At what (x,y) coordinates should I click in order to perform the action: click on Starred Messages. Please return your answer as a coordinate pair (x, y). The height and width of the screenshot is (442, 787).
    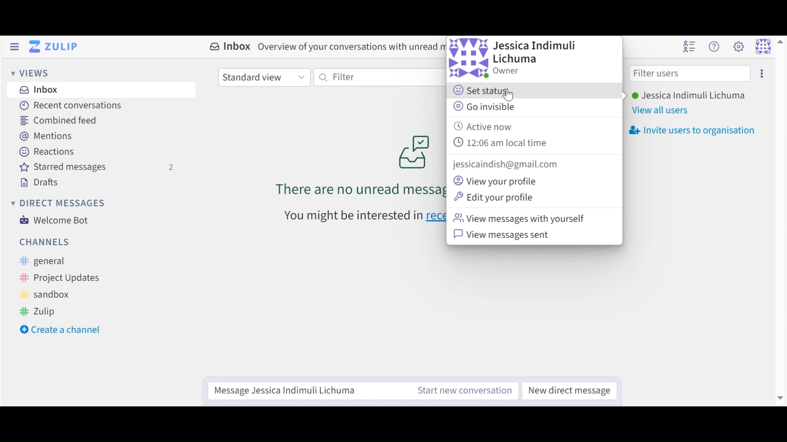
    Looking at the image, I should click on (97, 168).